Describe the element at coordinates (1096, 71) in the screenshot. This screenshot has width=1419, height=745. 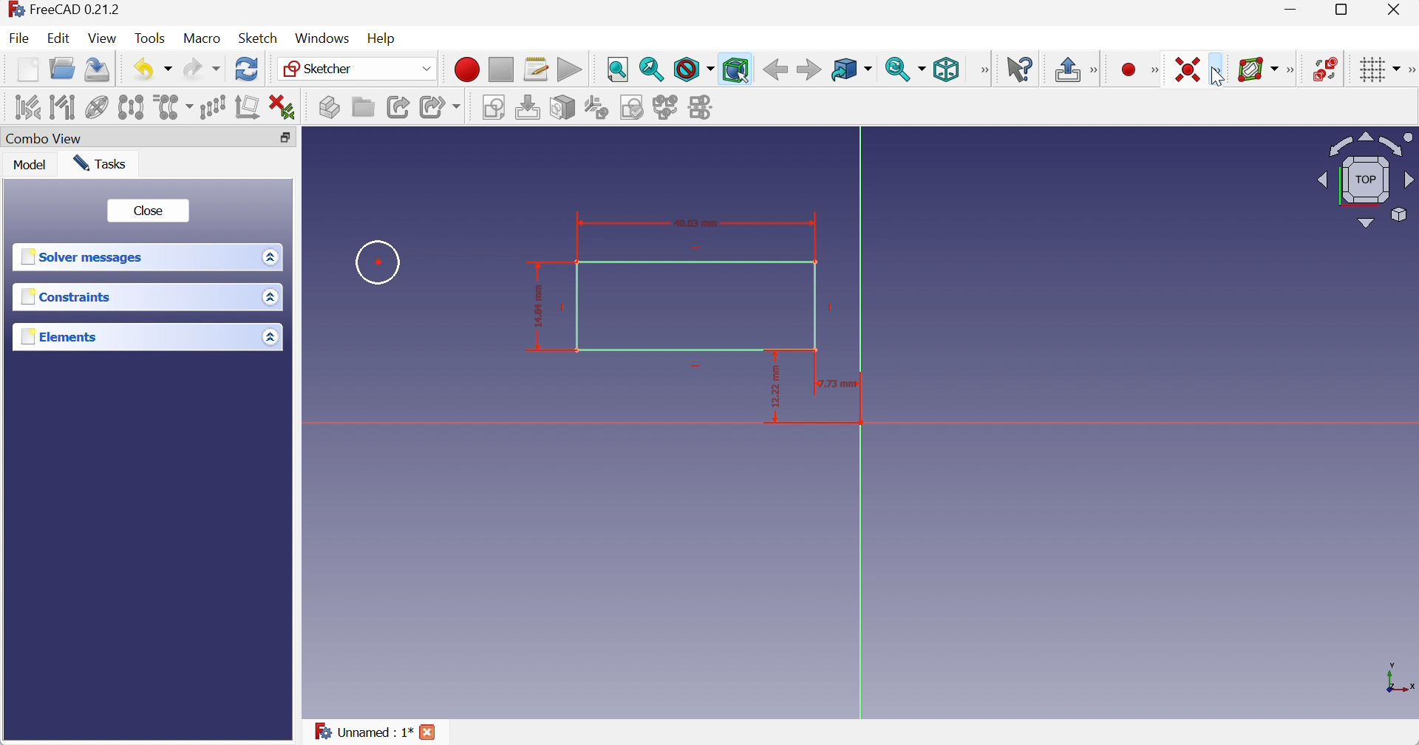
I see `[Sketcher edit mode]` at that location.